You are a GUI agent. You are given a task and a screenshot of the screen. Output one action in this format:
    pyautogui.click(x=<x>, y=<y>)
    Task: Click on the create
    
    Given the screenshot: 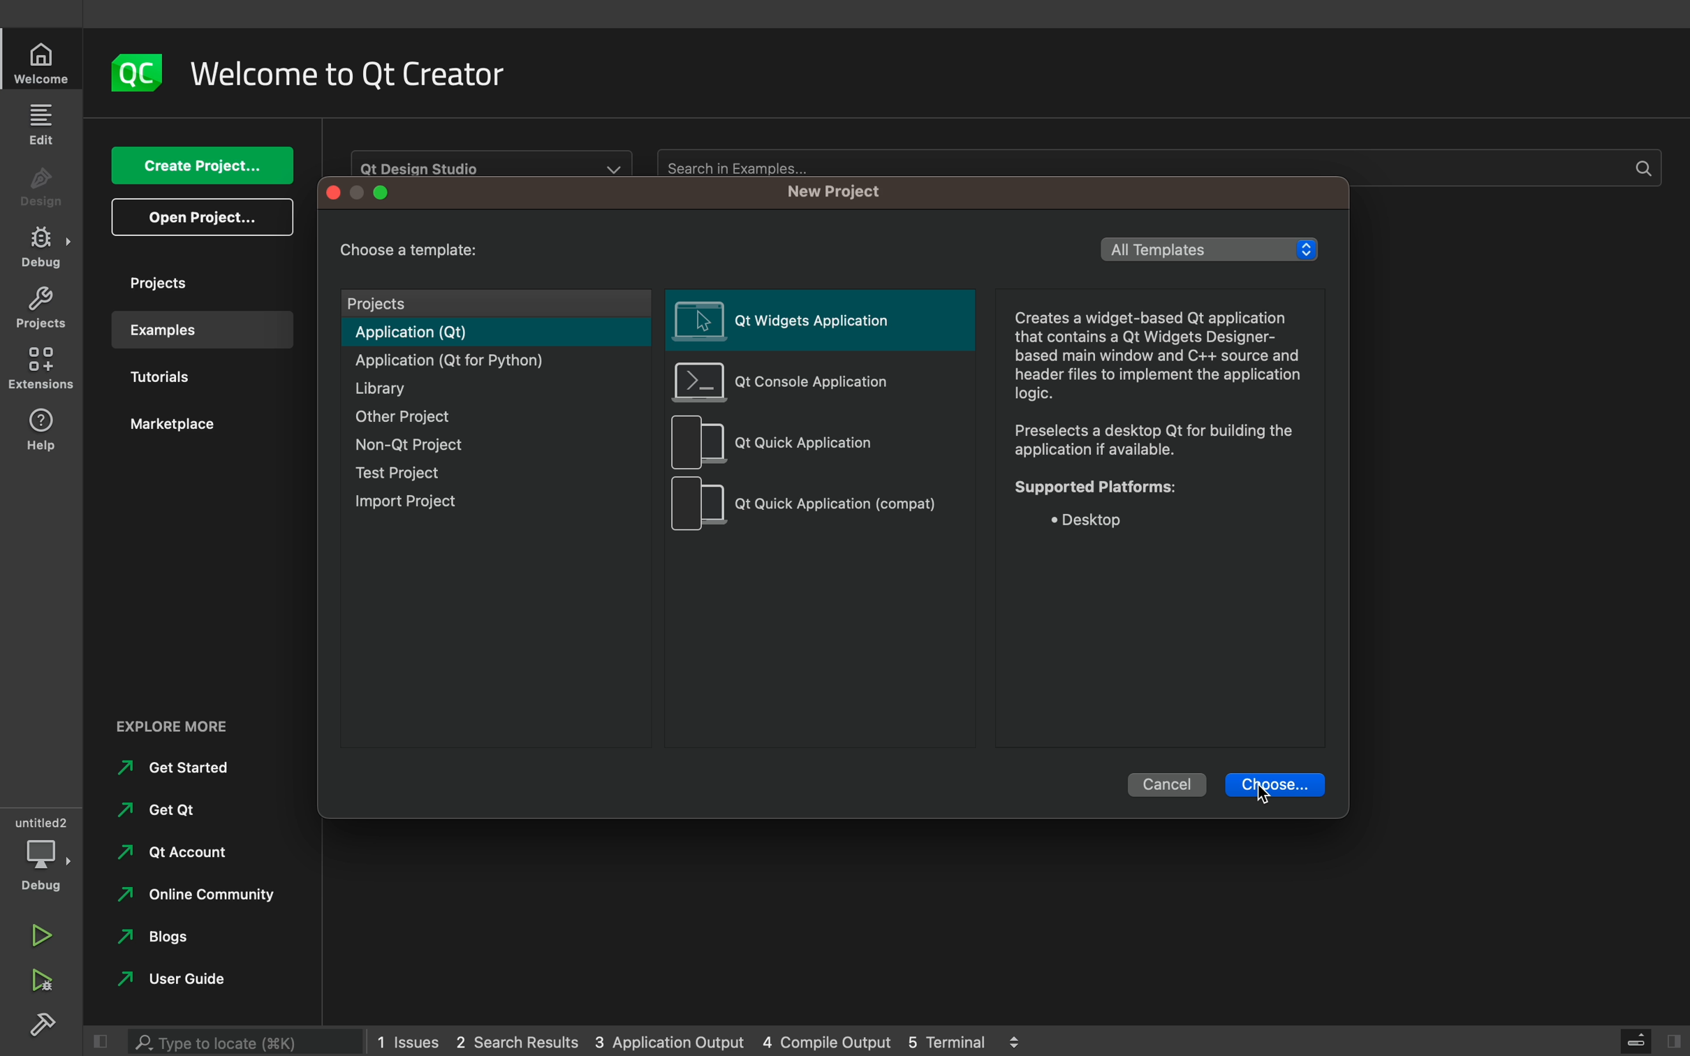 What is the action you would take?
    pyautogui.click(x=201, y=166)
    